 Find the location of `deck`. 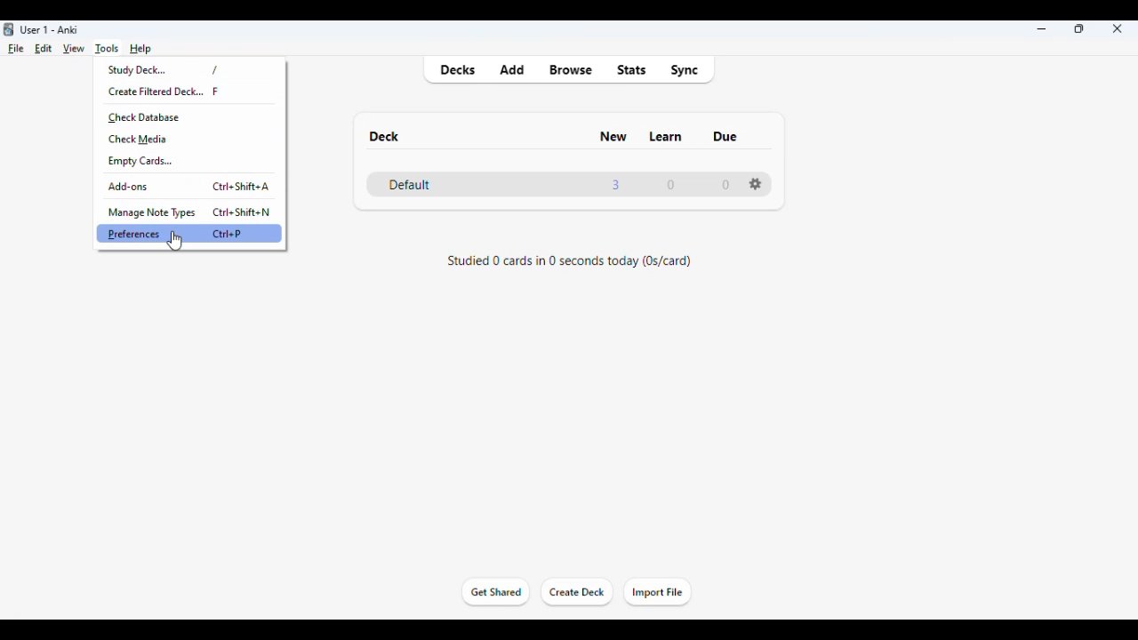

deck is located at coordinates (382, 136).